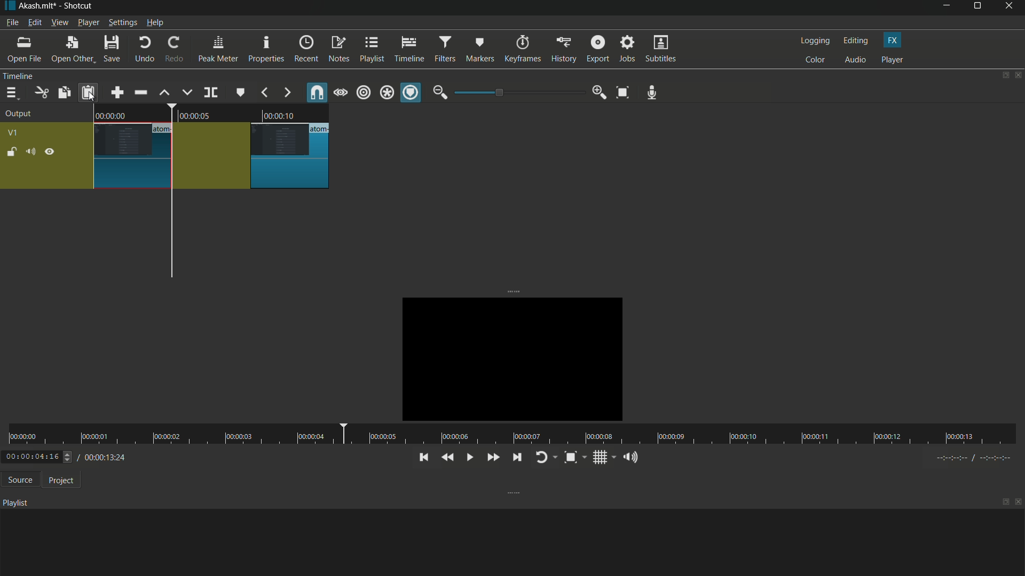 This screenshot has width=1025, height=576. What do you see at coordinates (1011, 8) in the screenshot?
I see `close app` at bounding box center [1011, 8].